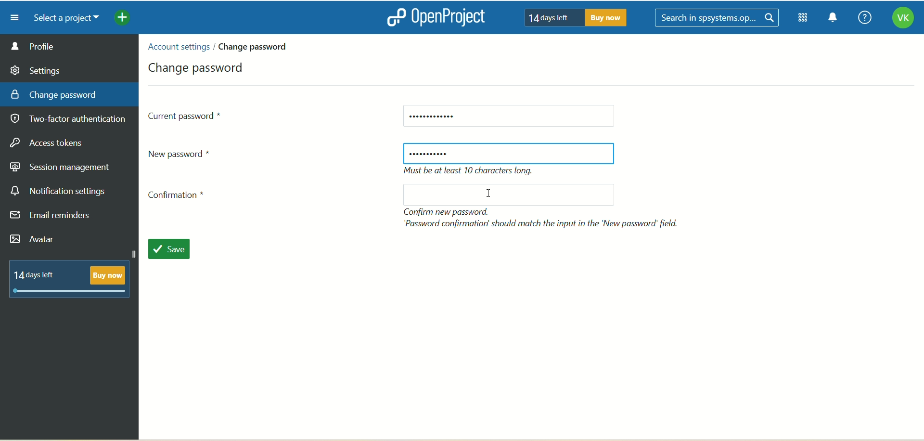 The width and height of the screenshot is (924, 441). I want to click on module, so click(805, 18).